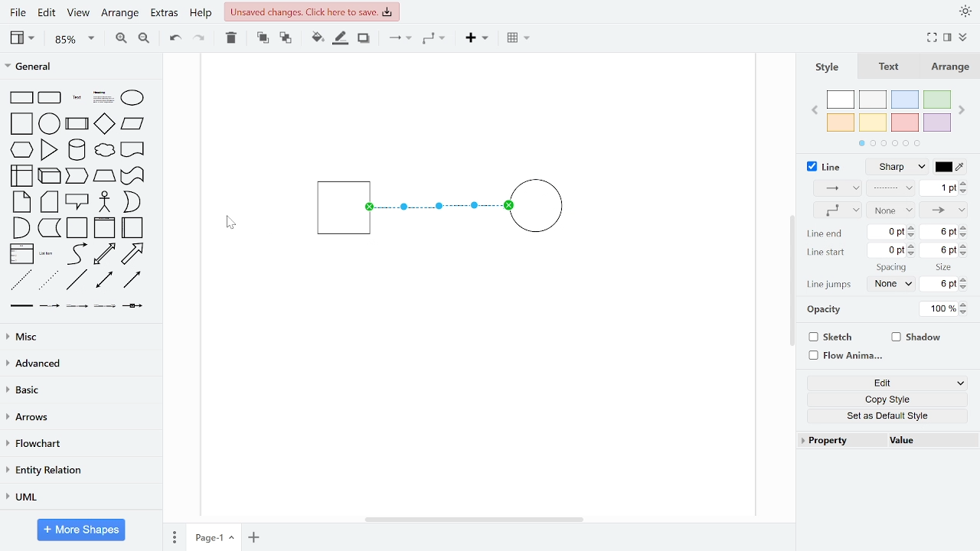 Image resolution: width=980 pixels, height=551 pixels. What do you see at coordinates (50, 227) in the screenshot?
I see `data storage` at bounding box center [50, 227].